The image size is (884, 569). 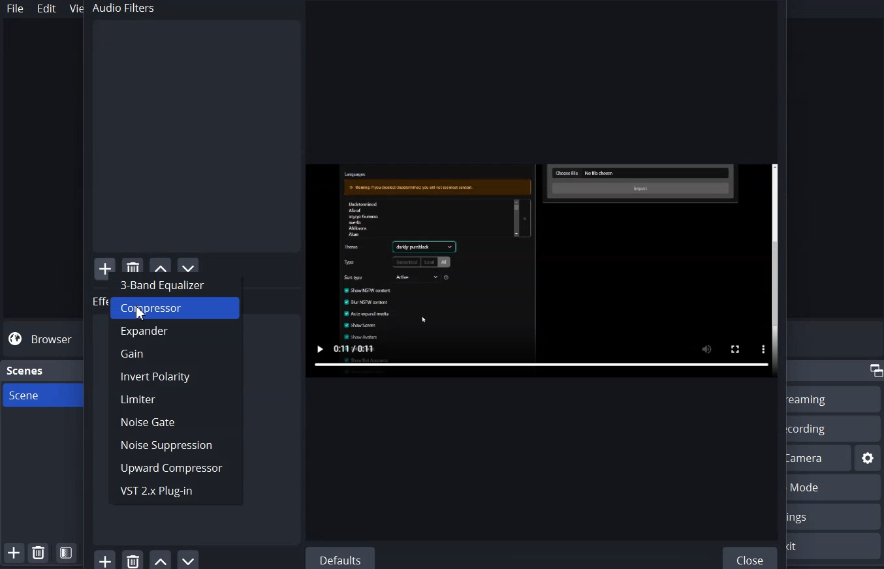 What do you see at coordinates (542, 271) in the screenshot?
I see `File Preview` at bounding box center [542, 271].